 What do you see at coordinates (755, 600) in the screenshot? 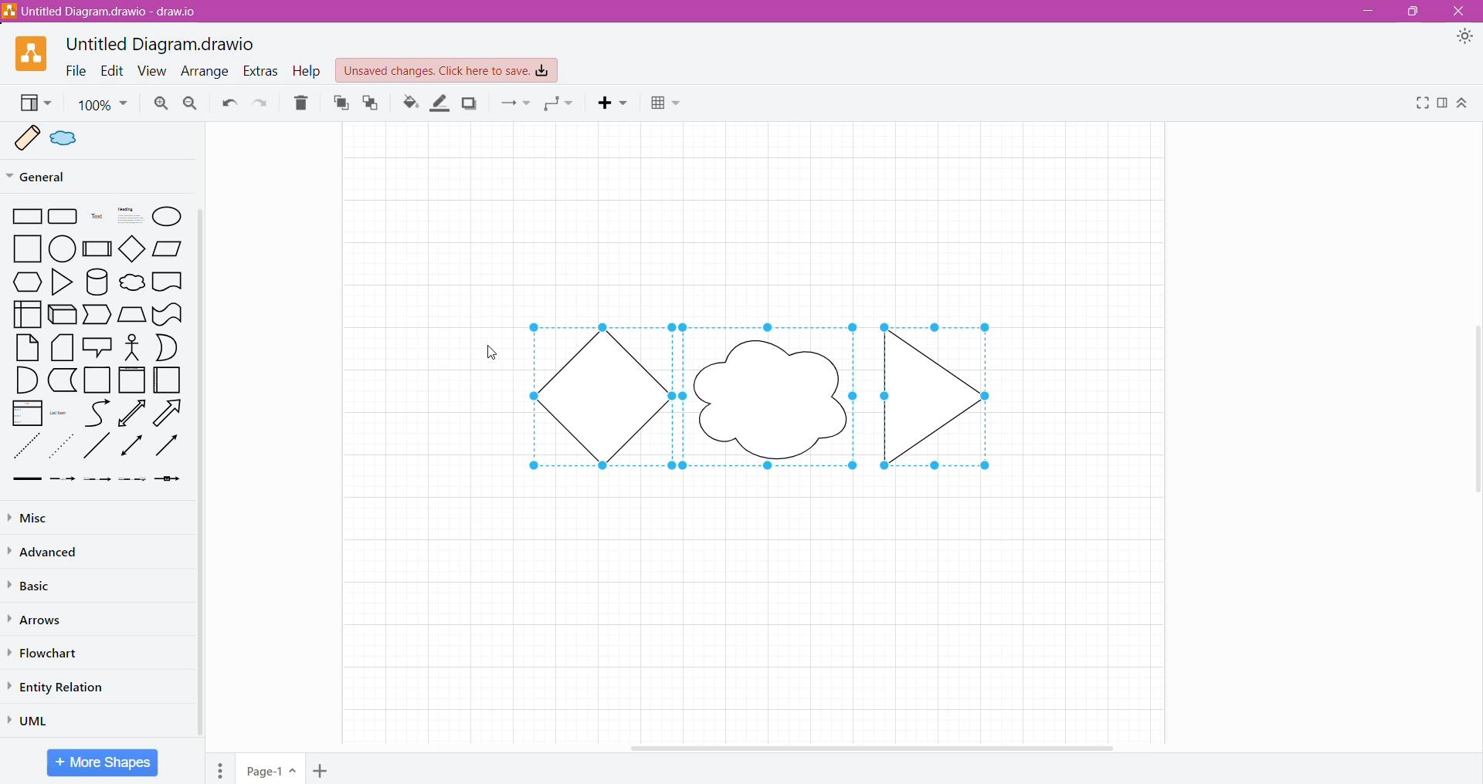
I see `Canvas area` at bounding box center [755, 600].